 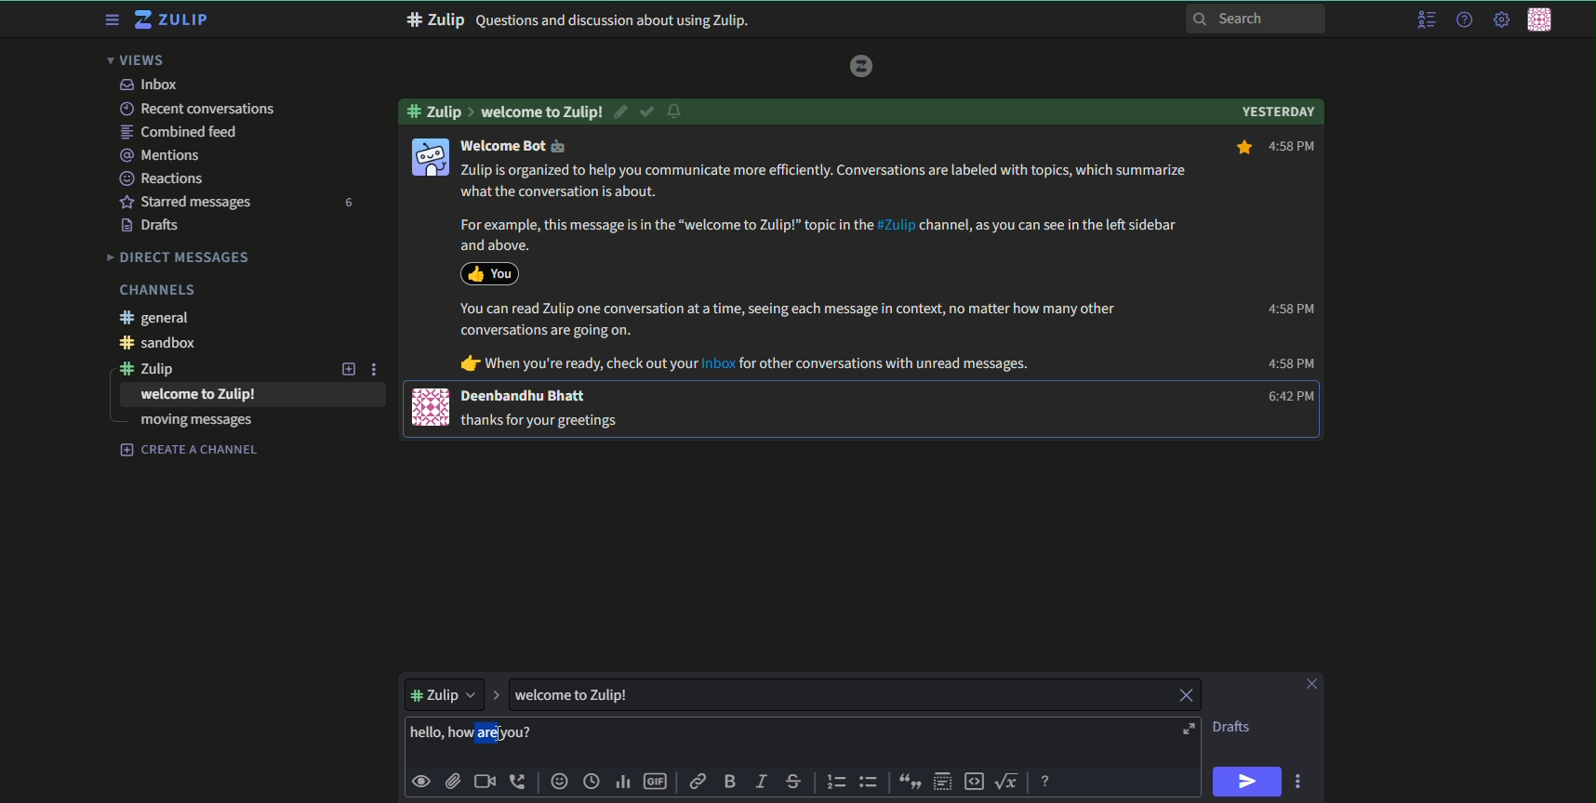 What do you see at coordinates (594, 694) in the screenshot?
I see `textbox` at bounding box center [594, 694].